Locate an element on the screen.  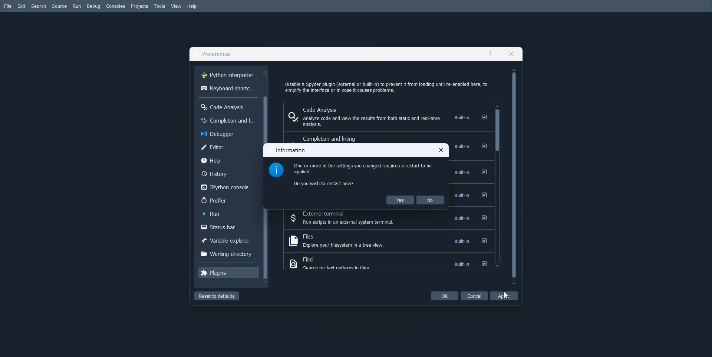
Projects is located at coordinates (139, 6).